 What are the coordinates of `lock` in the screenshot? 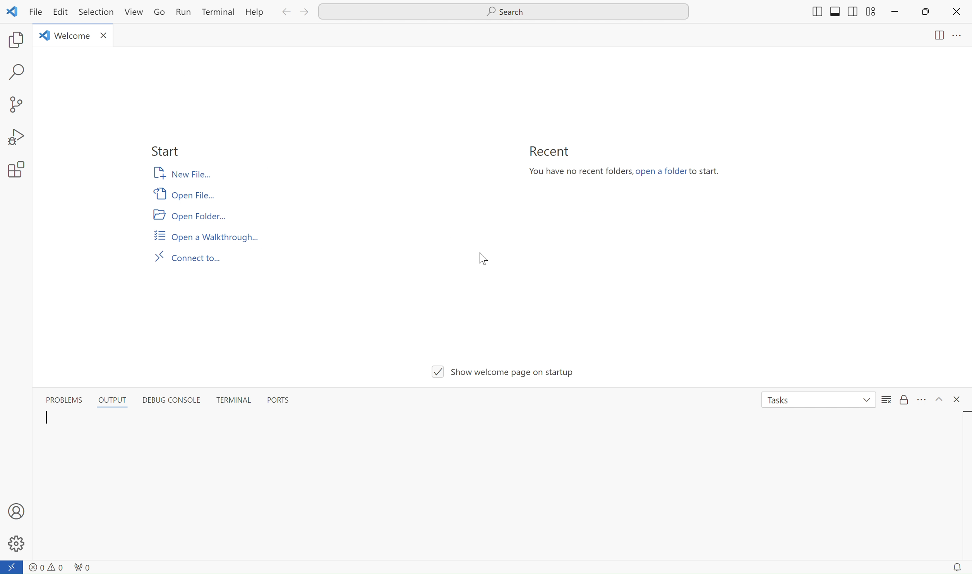 It's located at (905, 398).